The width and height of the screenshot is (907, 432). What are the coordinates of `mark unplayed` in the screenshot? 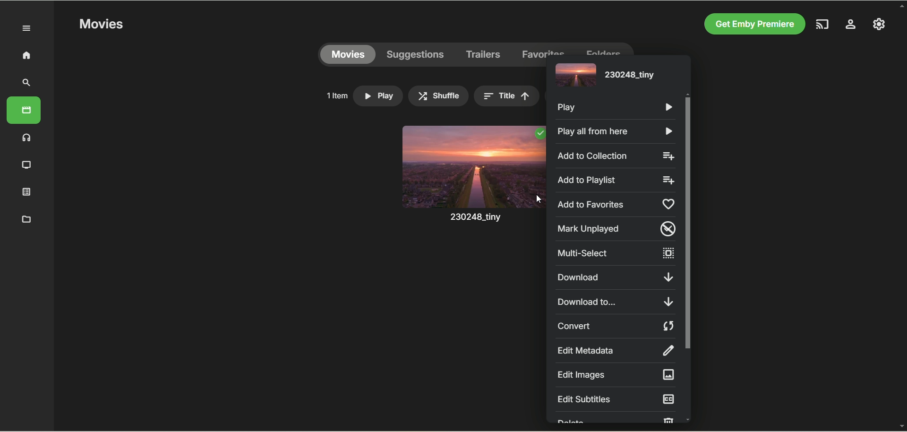 It's located at (617, 229).